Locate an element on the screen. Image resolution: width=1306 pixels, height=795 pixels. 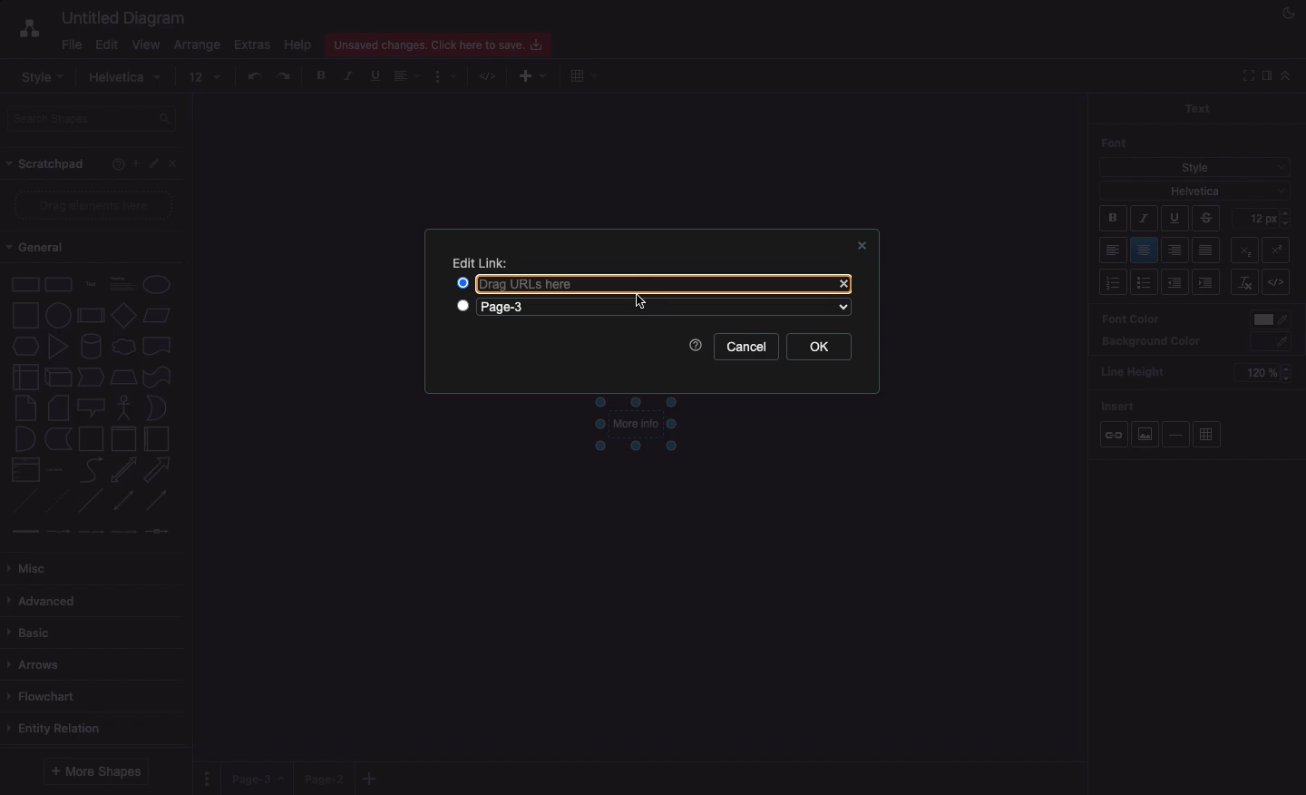
Justified is located at coordinates (1207, 251).